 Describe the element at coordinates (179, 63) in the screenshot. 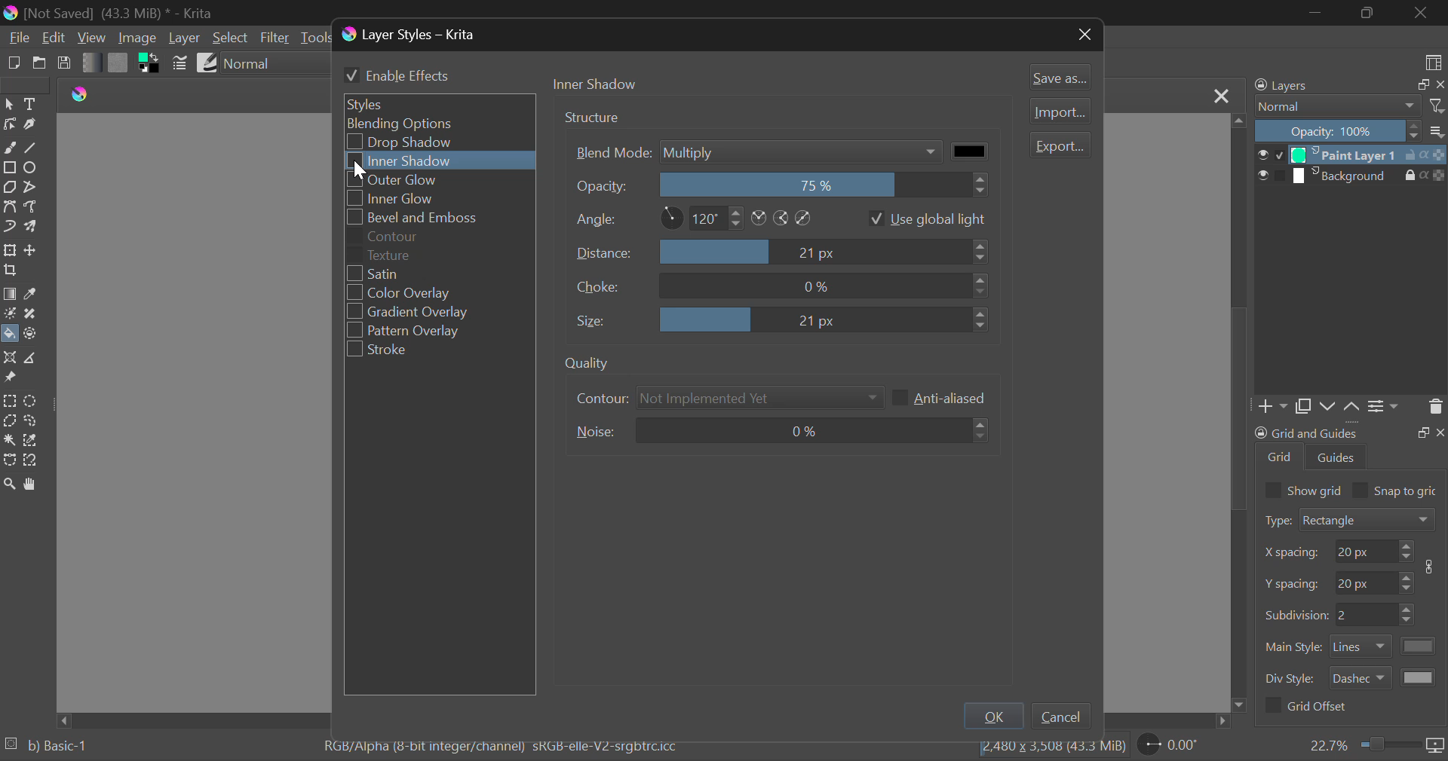

I see `Brush Settings` at that location.